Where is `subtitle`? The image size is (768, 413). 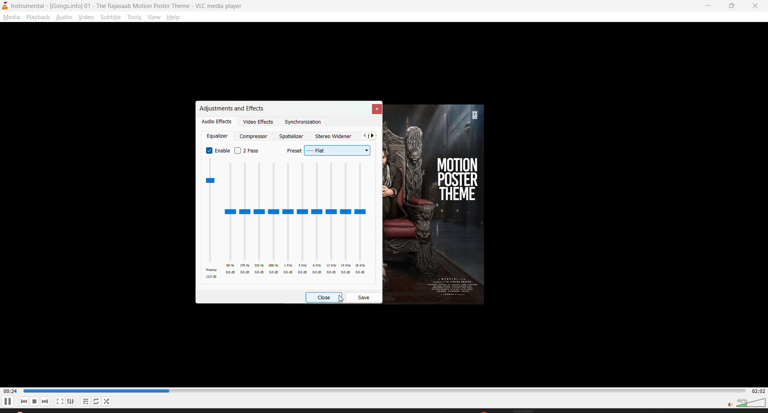 subtitle is located at coordinates (112, 19).